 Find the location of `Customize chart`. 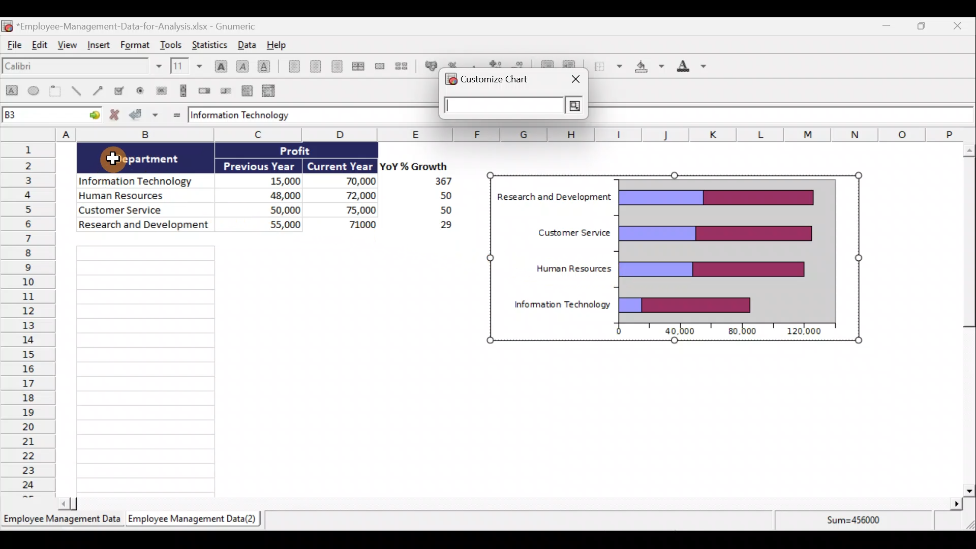

Customize chart is located at coordinates (498, 82).